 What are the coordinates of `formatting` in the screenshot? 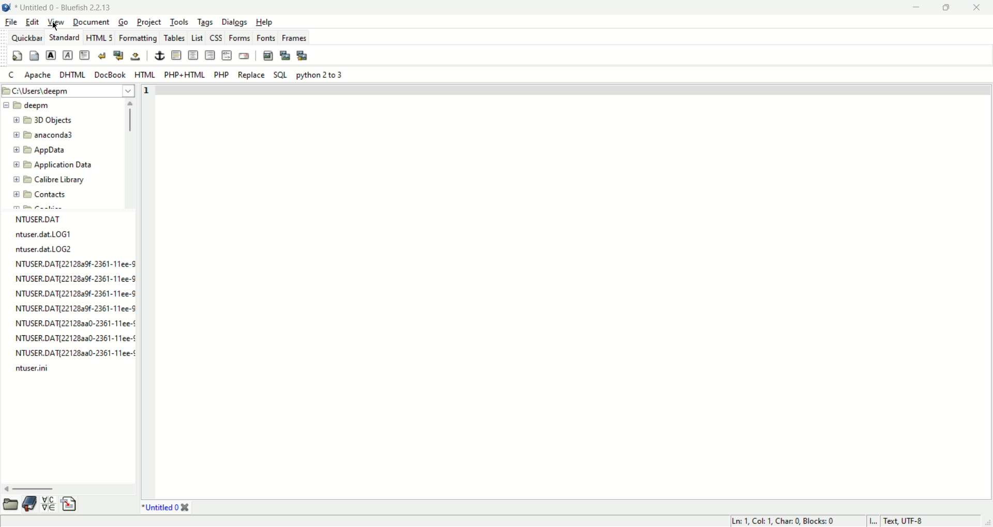 It's located at (137, 36).